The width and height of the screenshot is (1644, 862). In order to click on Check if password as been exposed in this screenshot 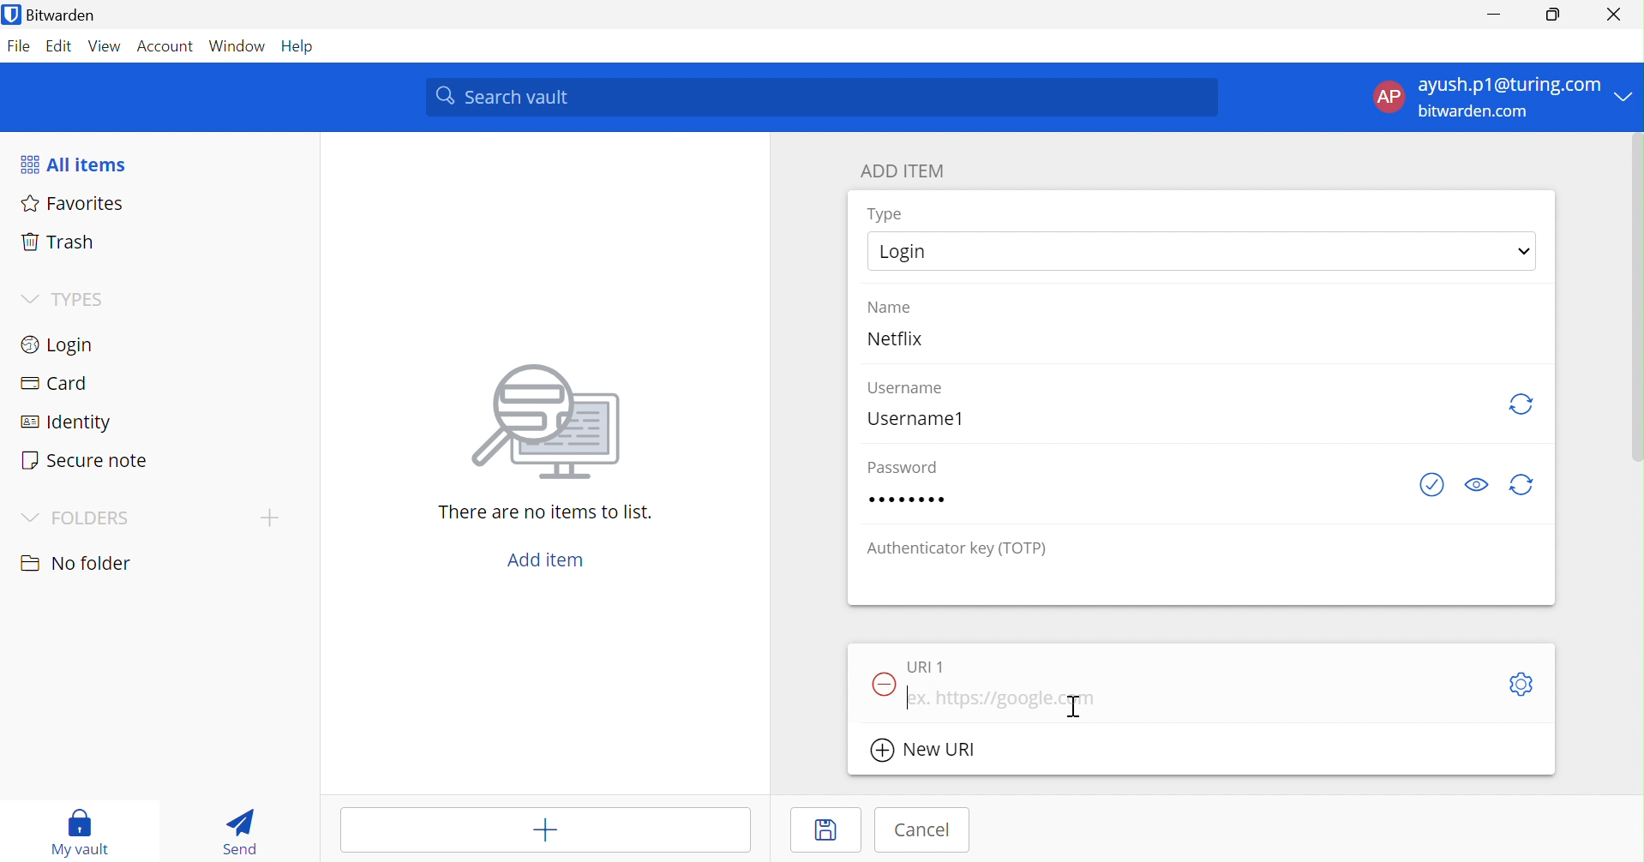, I will do `click(1431, 485)`.